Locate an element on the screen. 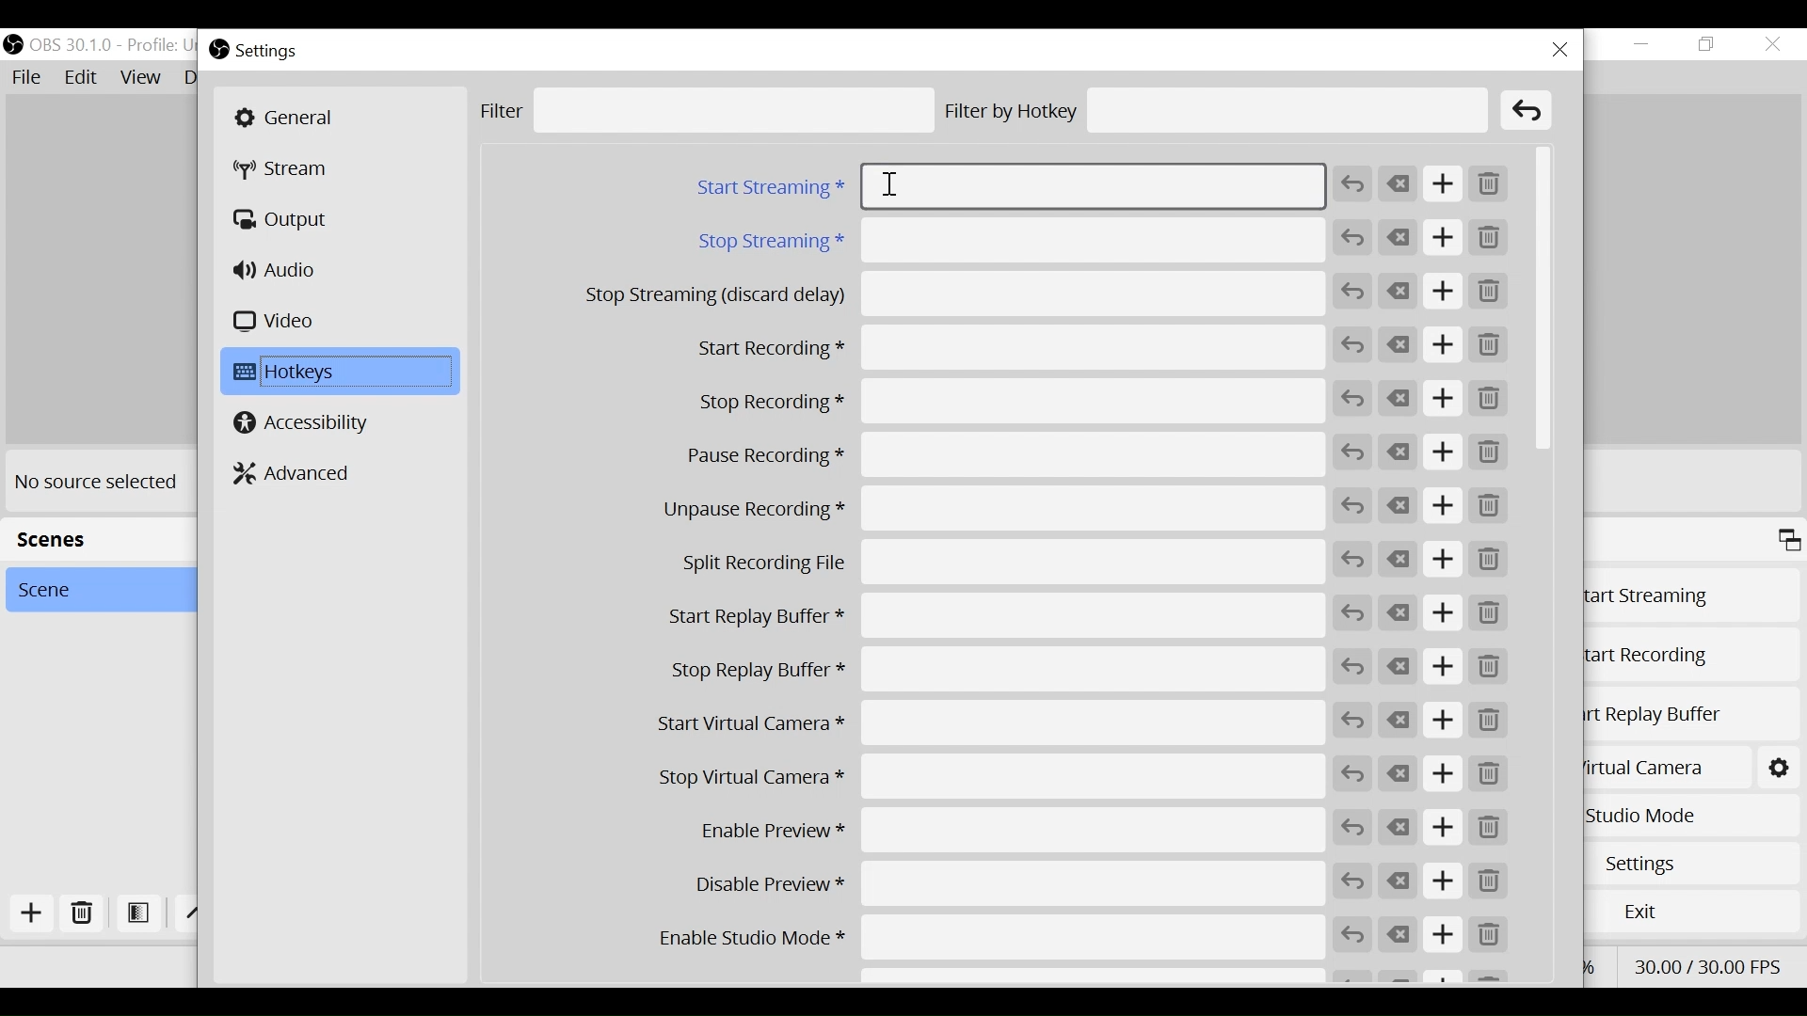  Clear is located at coordinates (1399, 184).